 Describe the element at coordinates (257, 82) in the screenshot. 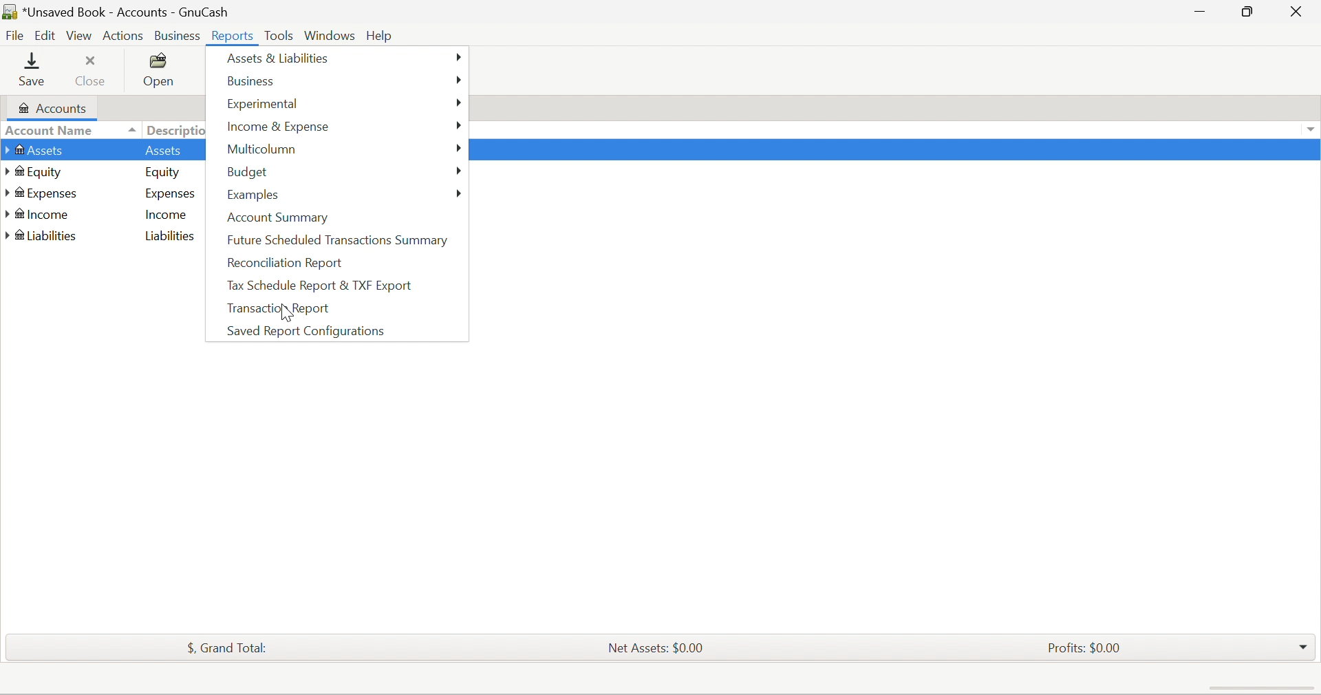

I see `Business` at that location.